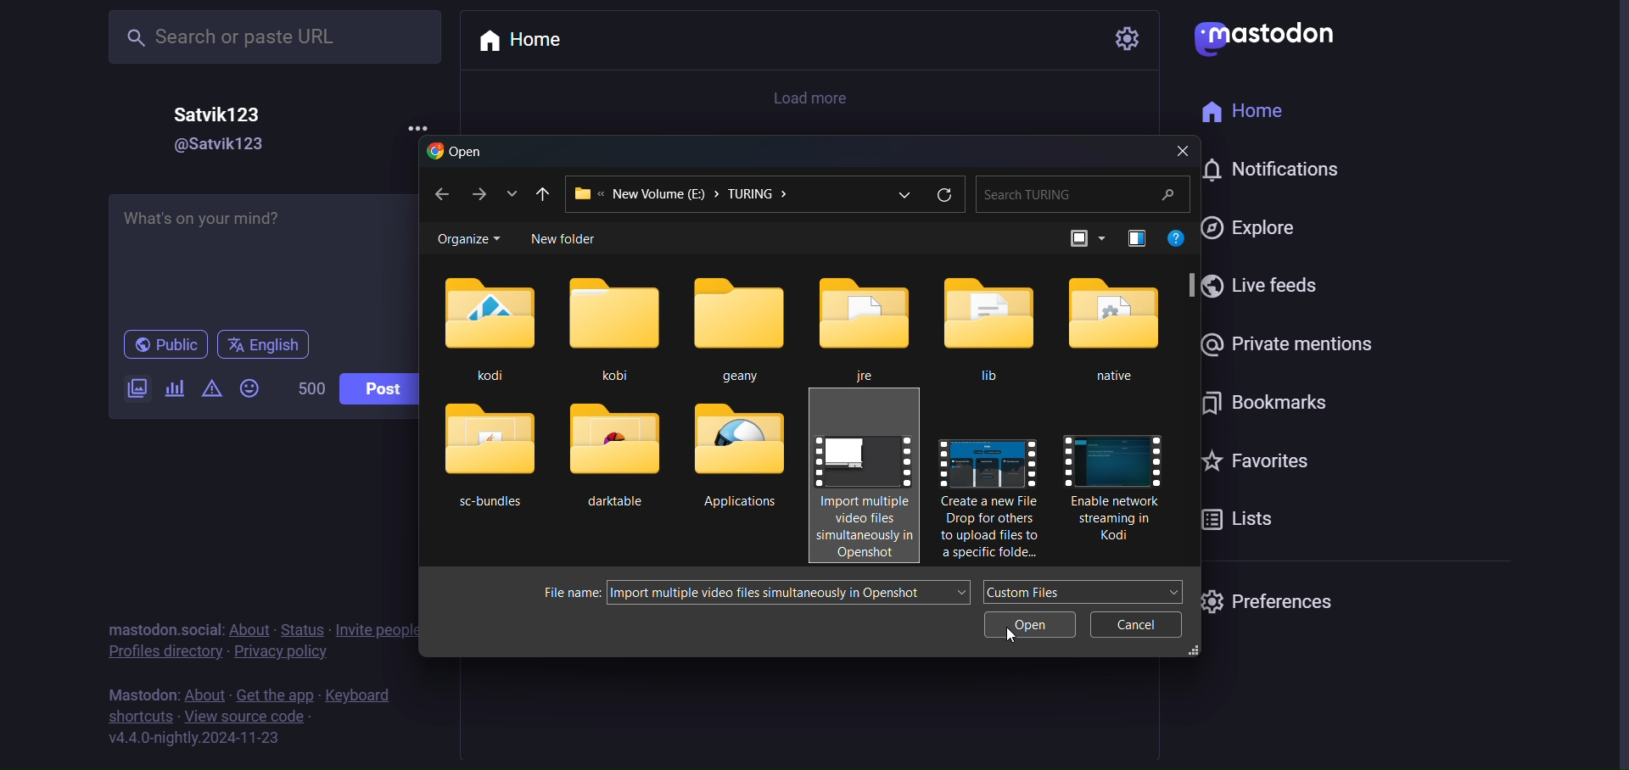 This screenshot has height=770, width=1629. What do you see at coordinates (249, 389) in the screenshot?
I see `emoji` at bounding box center [249, 389].